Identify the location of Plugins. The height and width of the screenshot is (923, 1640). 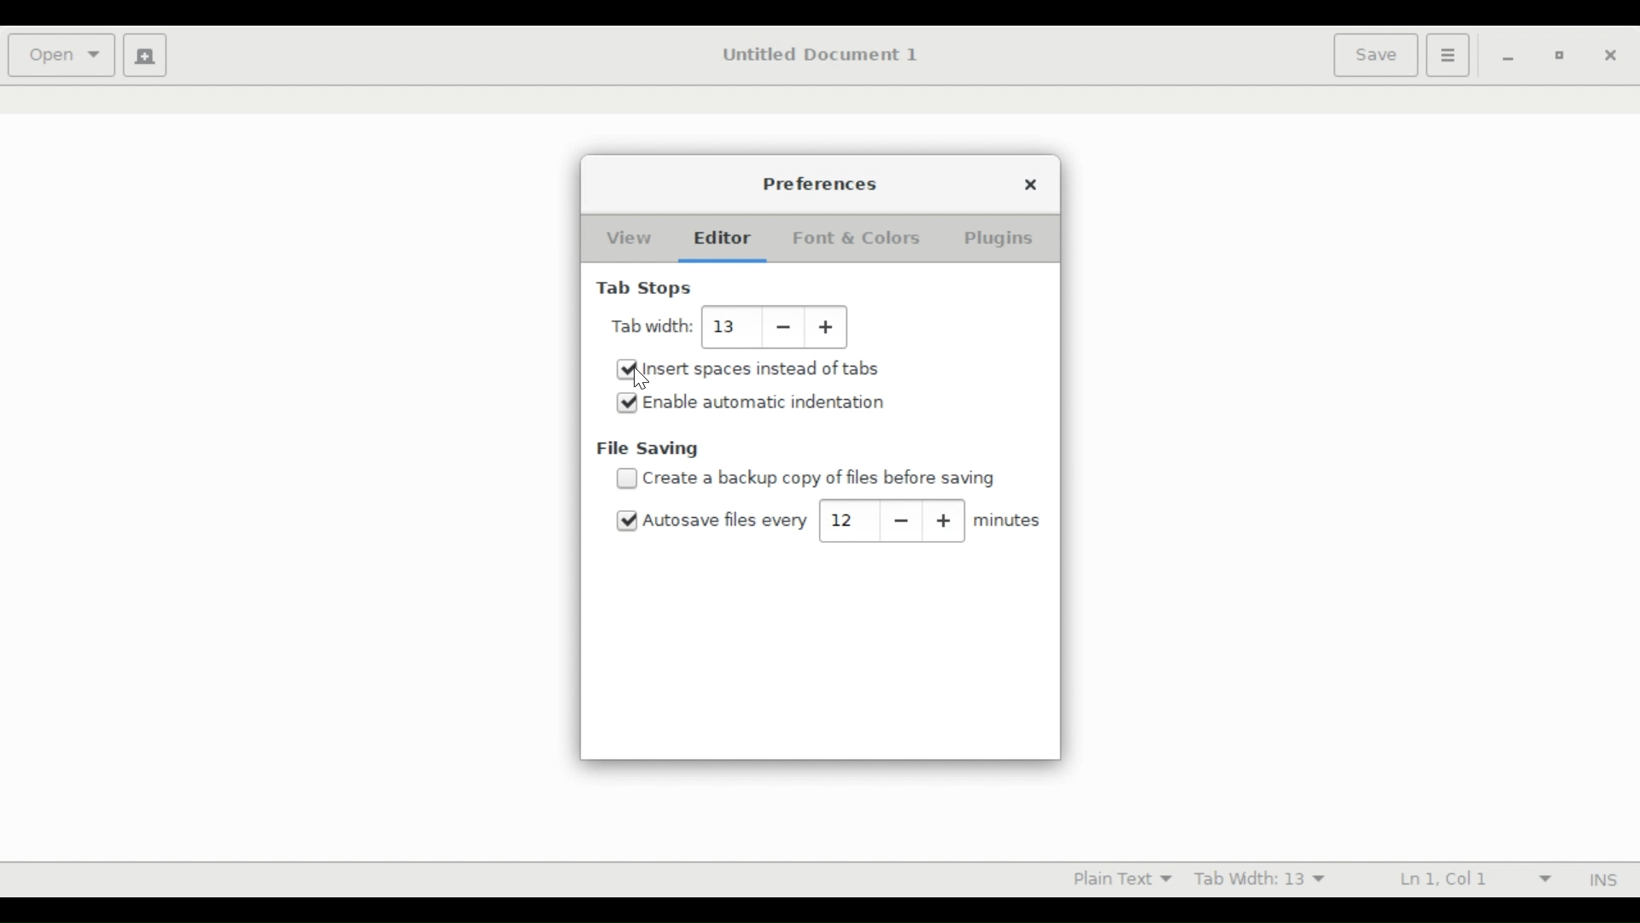
(999, 239).